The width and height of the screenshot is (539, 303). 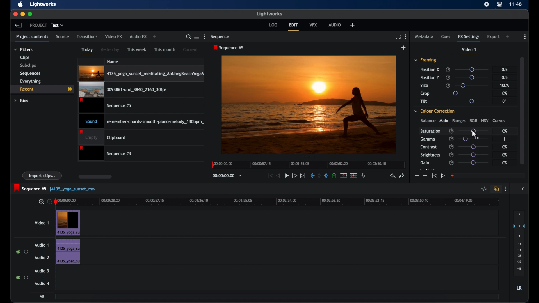 I want to click on 0.5, so click(x=504, y=69).